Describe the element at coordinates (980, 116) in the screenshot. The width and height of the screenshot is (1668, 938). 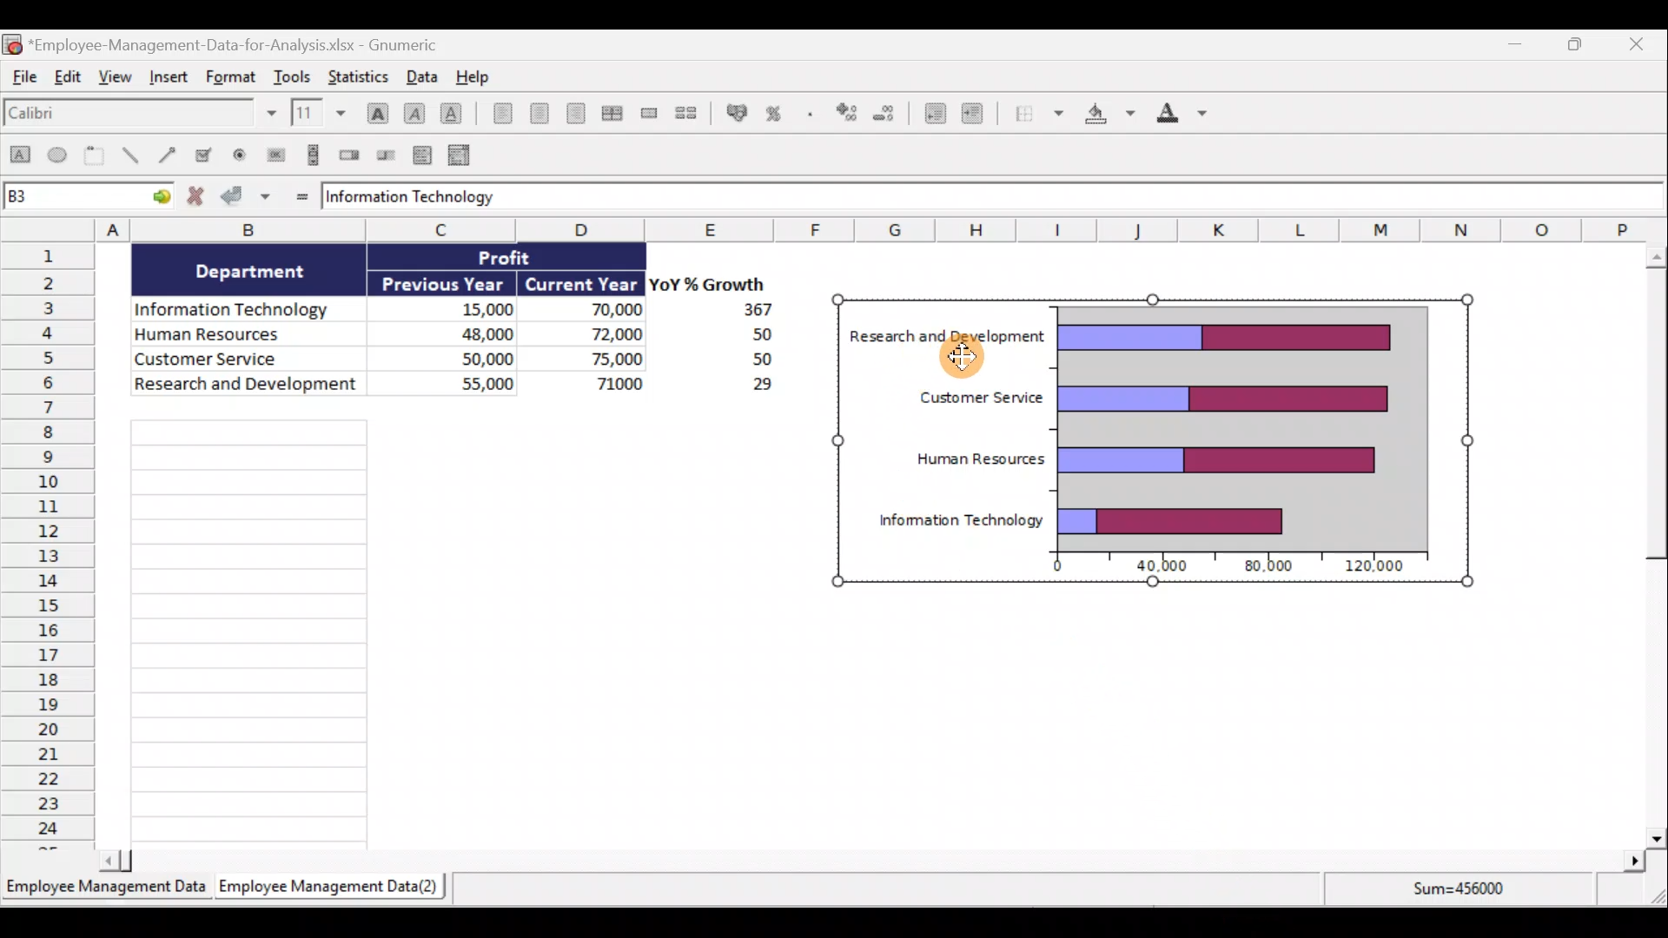
I see `Increase indent, align contents to the left` at that location.